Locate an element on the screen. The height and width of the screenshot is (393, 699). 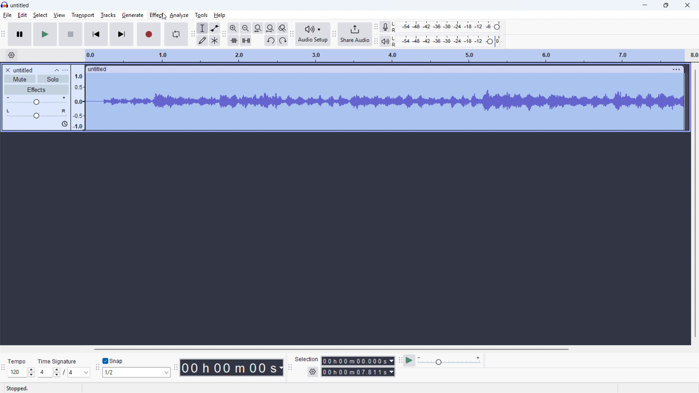
Timestamp  is located at coordinates (233, 368).